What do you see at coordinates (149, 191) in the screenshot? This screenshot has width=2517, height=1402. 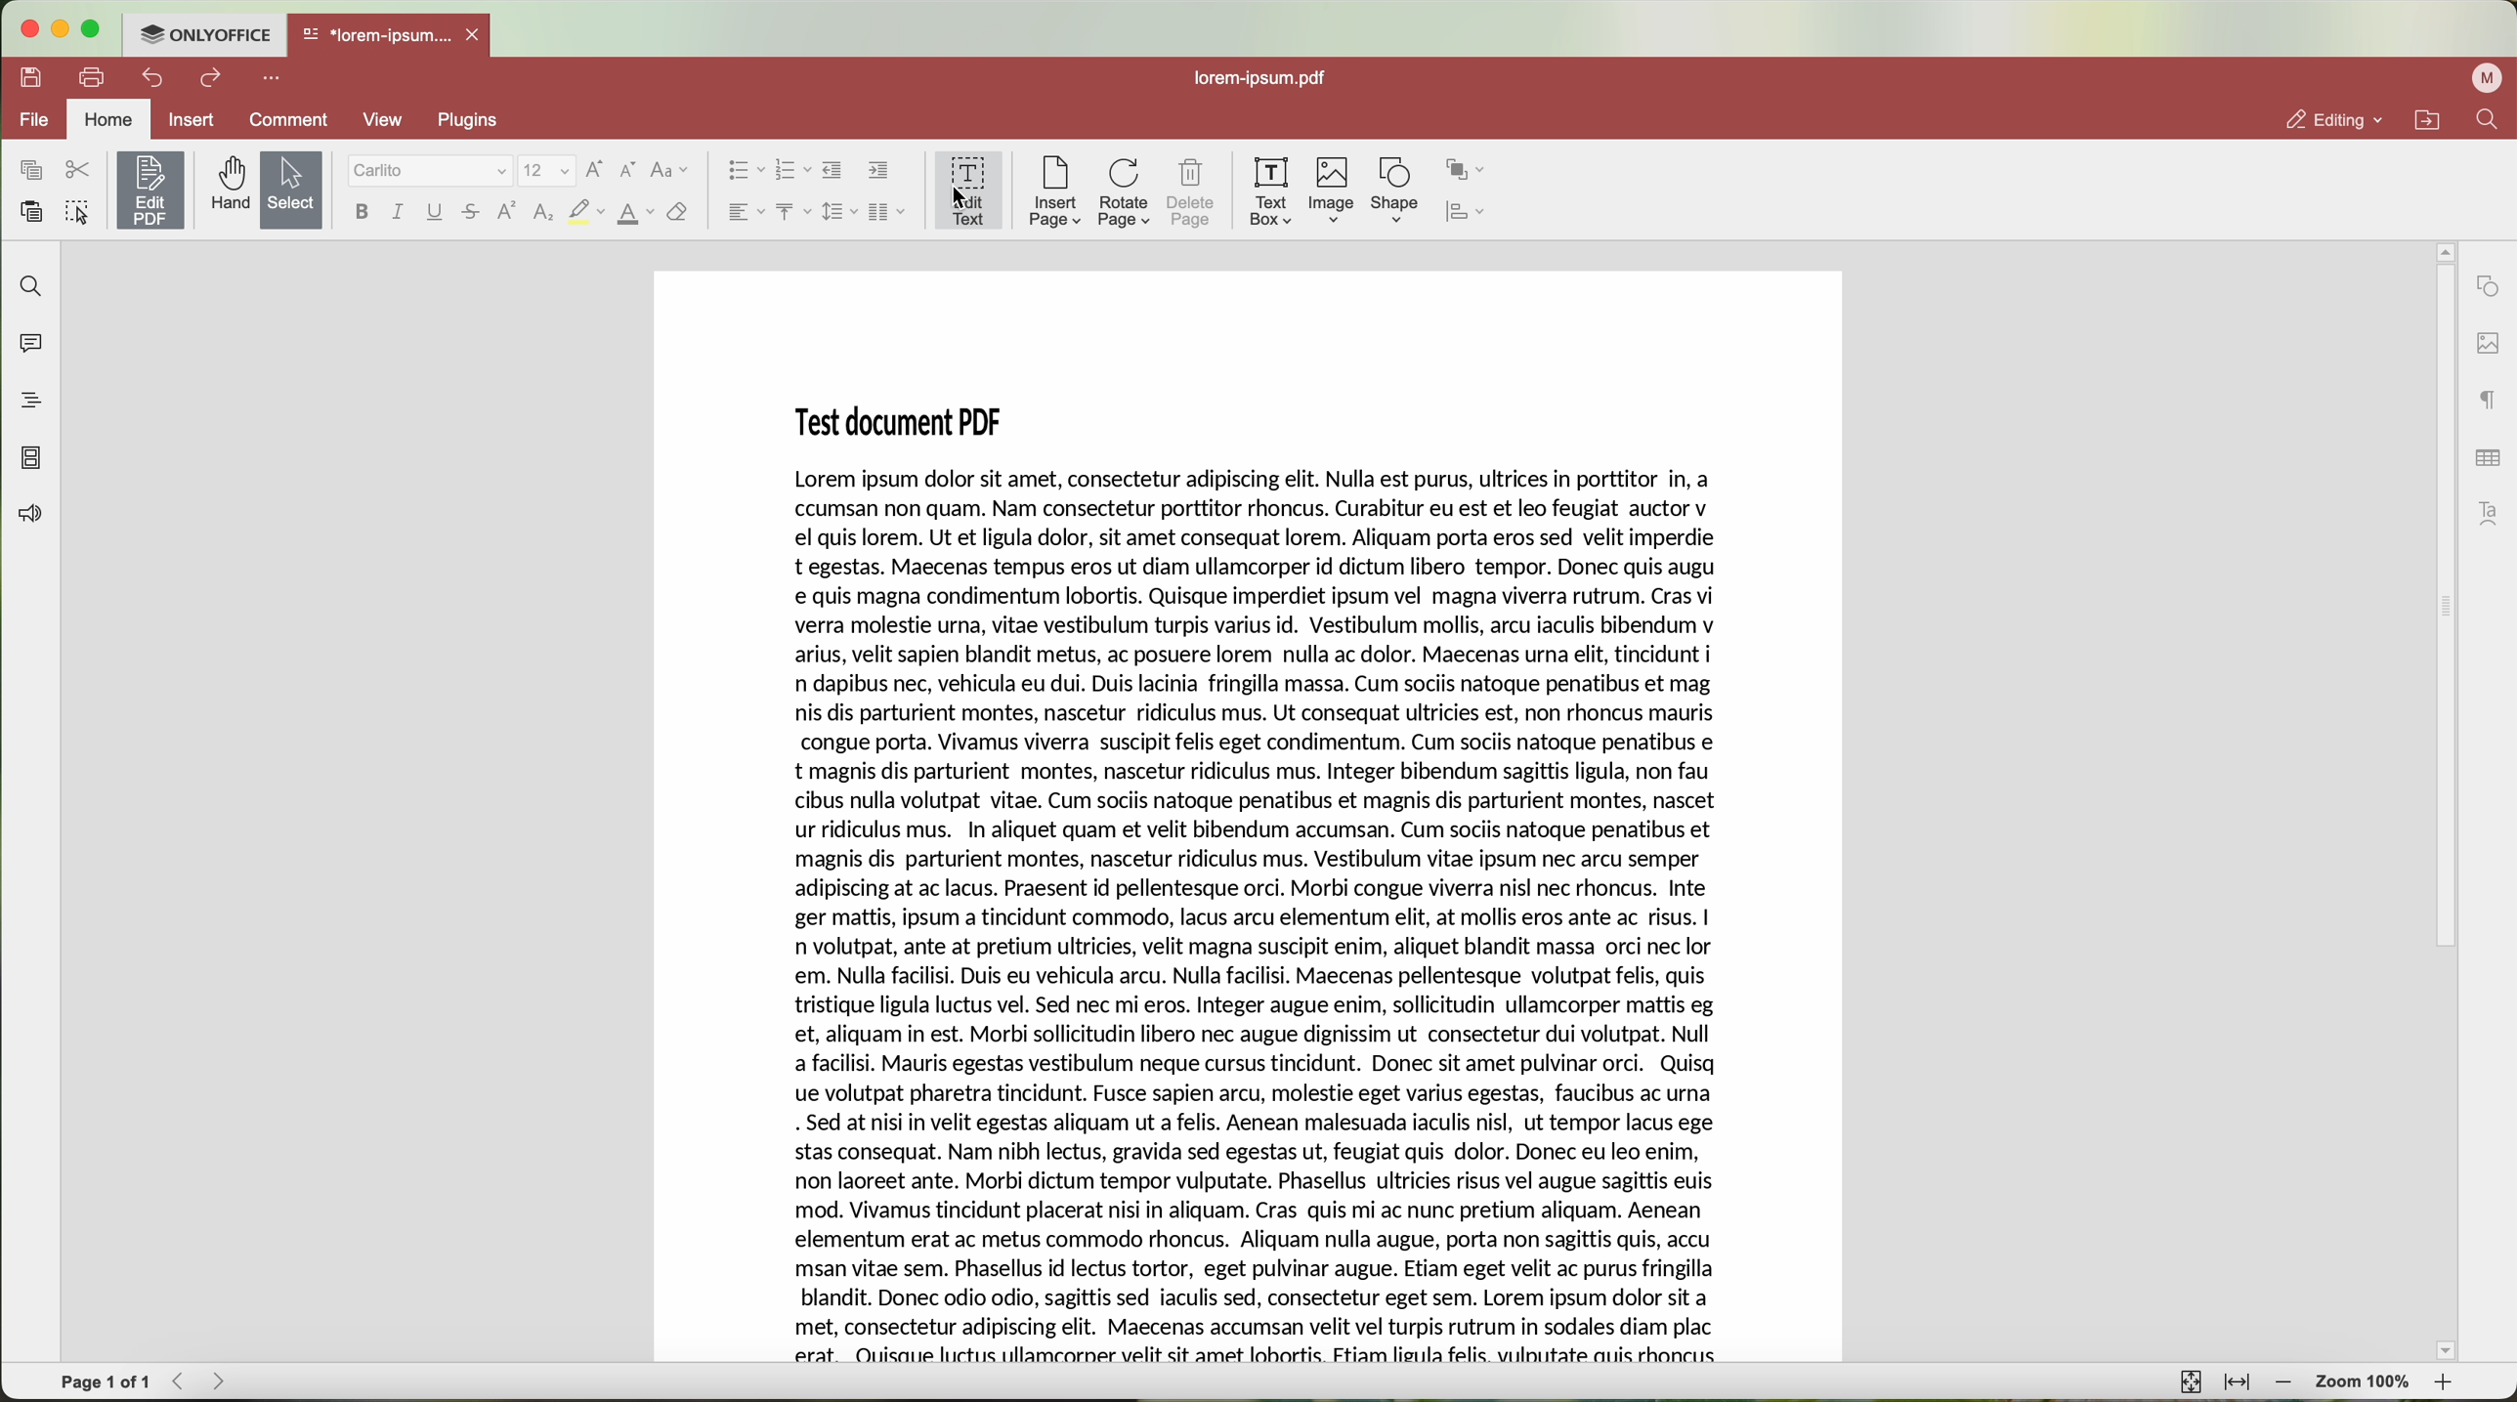 I see `edit PDF` at bounding box center [149, 191].